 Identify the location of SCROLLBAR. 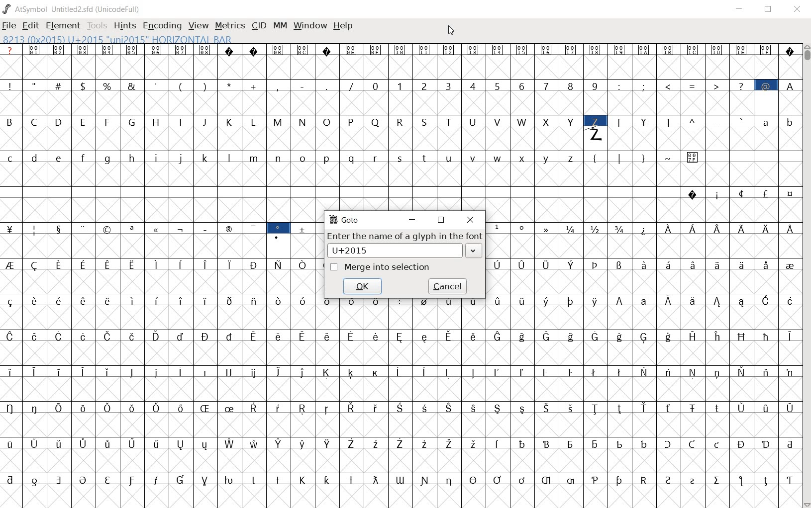
(807, 275).